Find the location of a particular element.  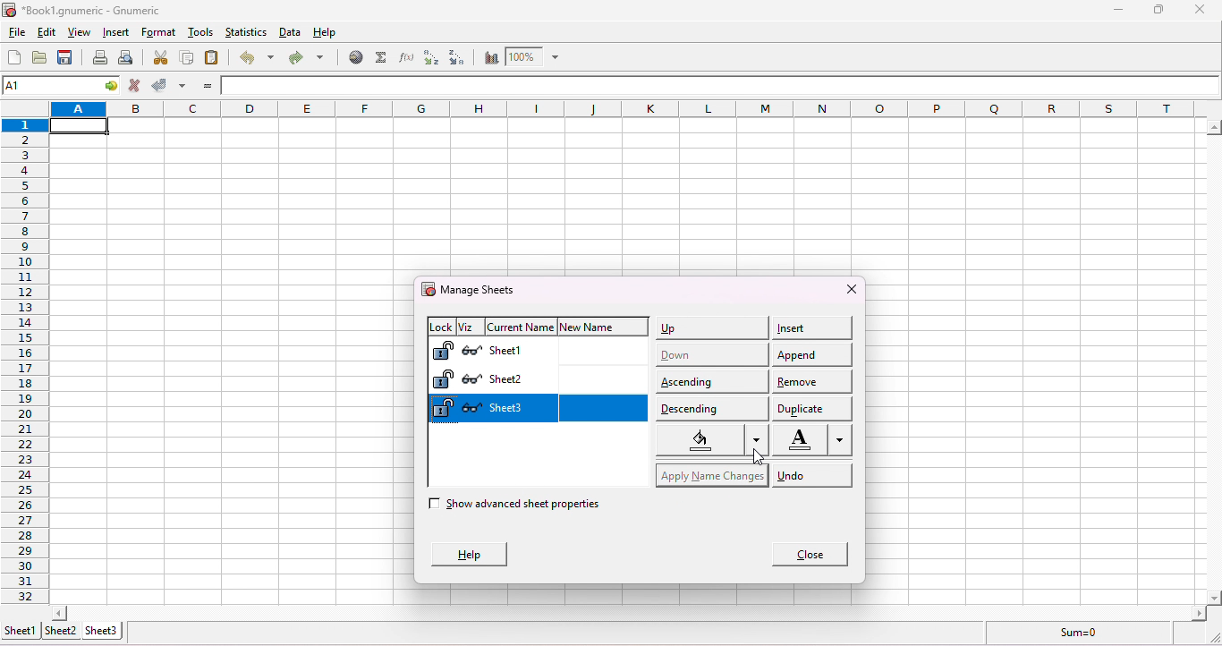

Lock sheet 3 is located at coordinates (441, 408).